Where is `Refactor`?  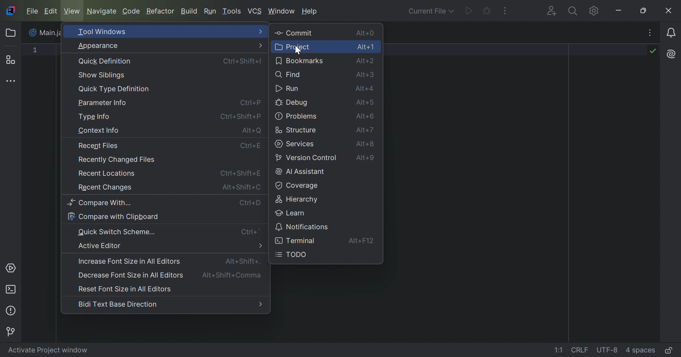
Refactor is located at coordinates (162, 12).